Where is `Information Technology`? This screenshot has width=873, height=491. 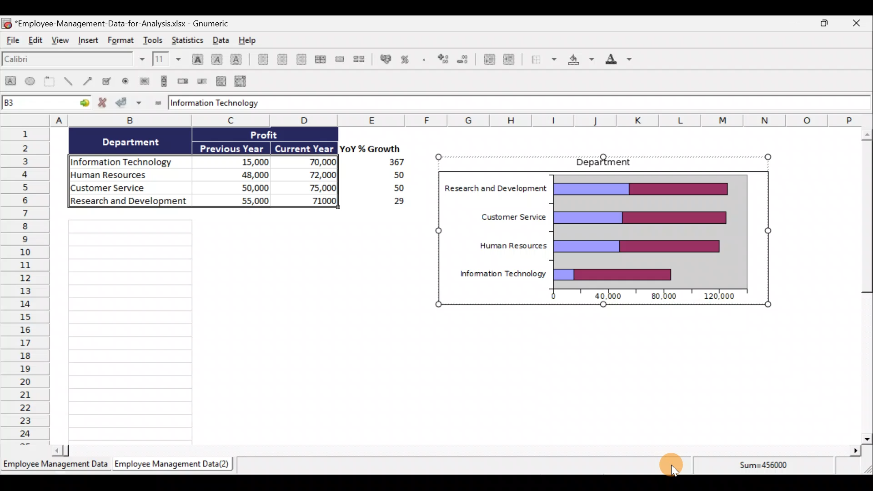 Information Technology is located at coordinates (217, 103).